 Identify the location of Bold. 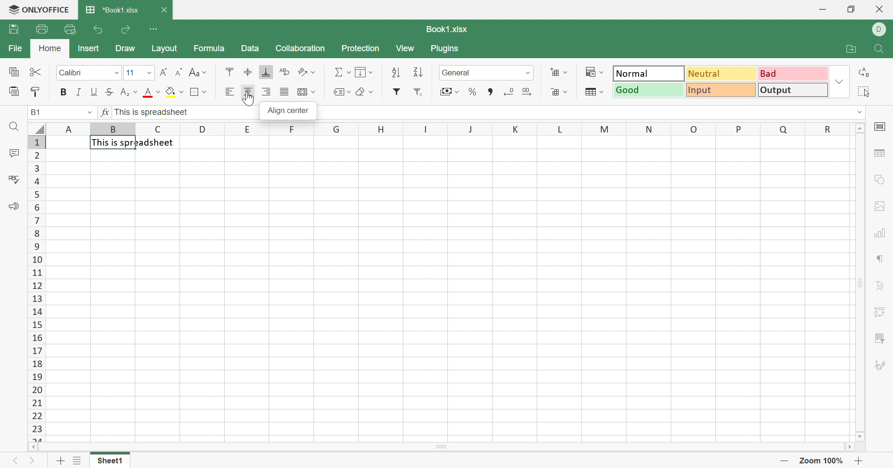
(64, 92).